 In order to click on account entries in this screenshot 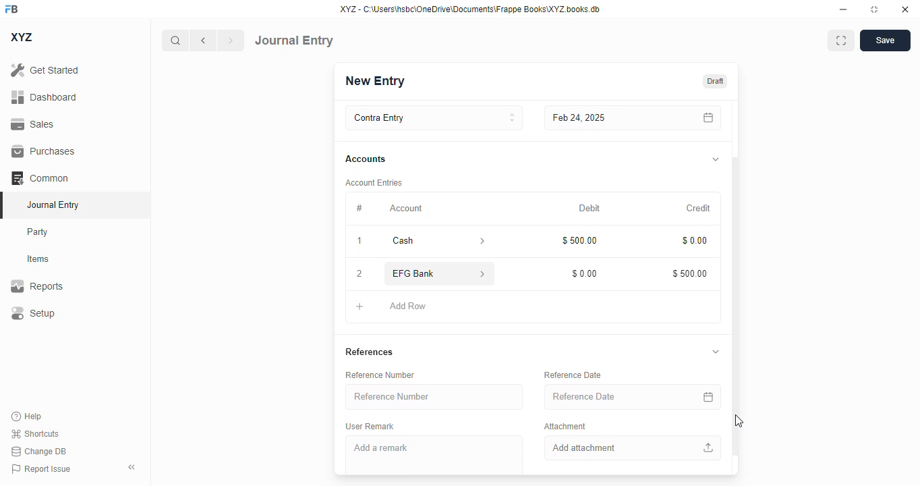, I will do `click(373, 183)`.